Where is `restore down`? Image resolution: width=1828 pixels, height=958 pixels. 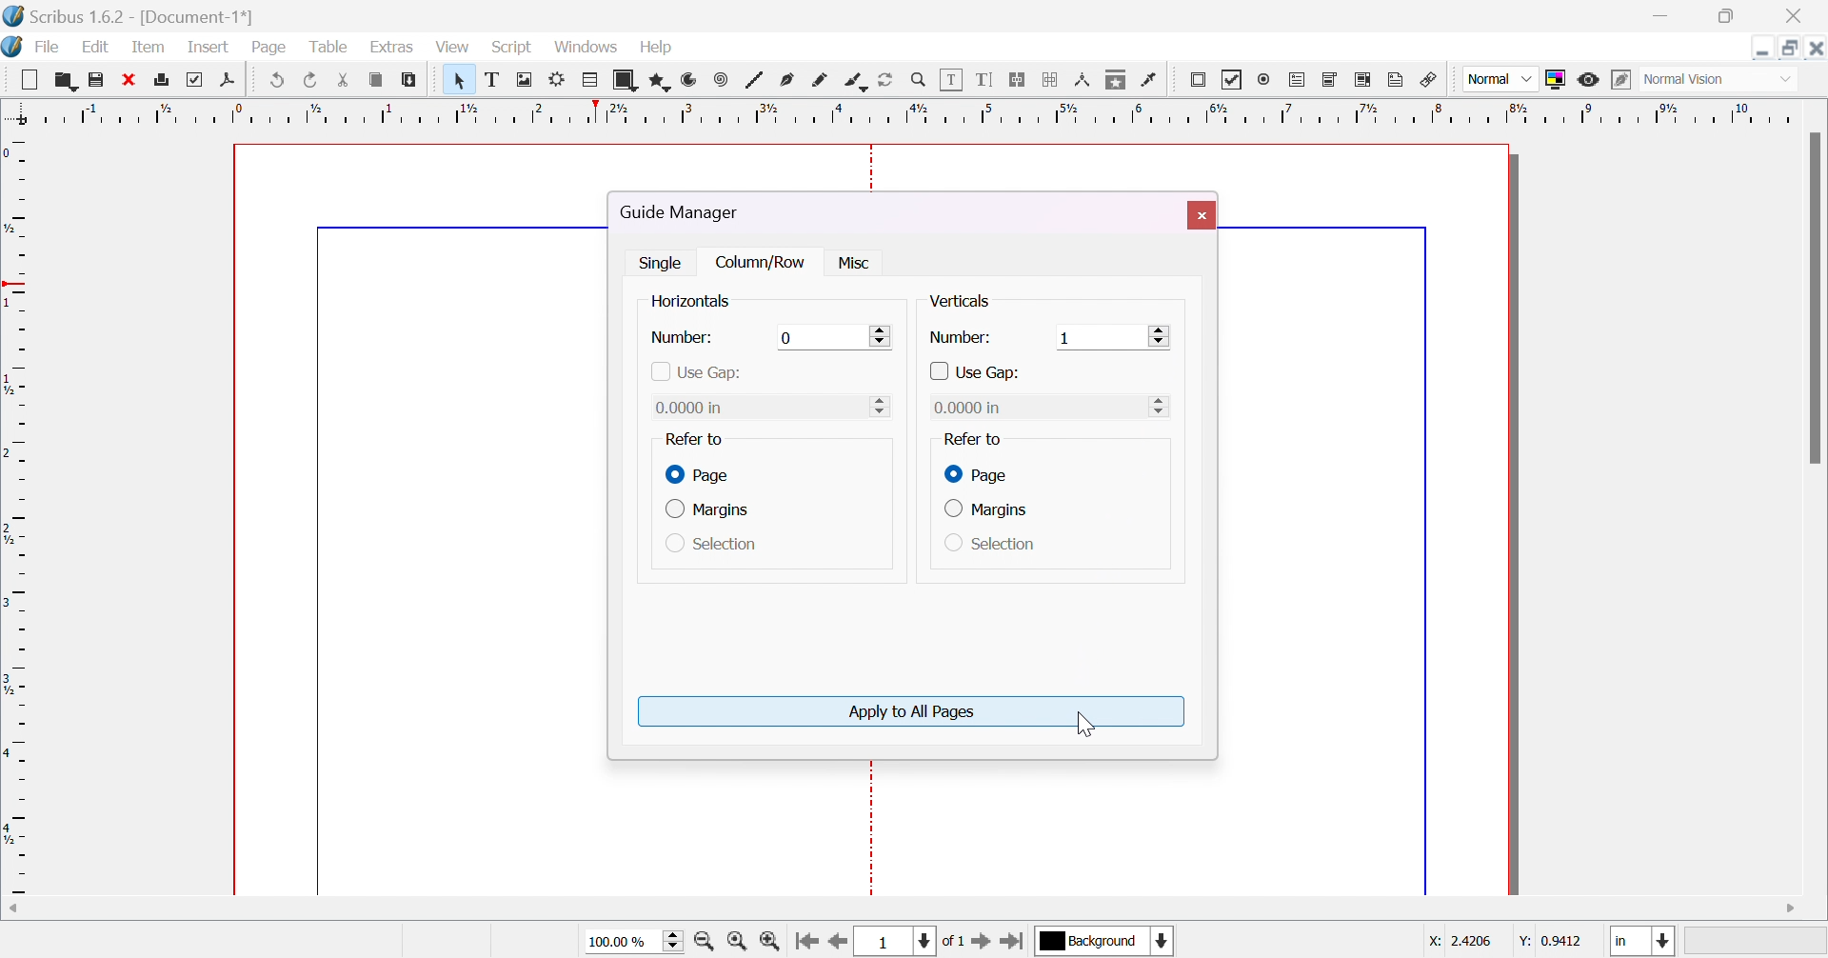 restore down is located at coordinates (1727, 17).